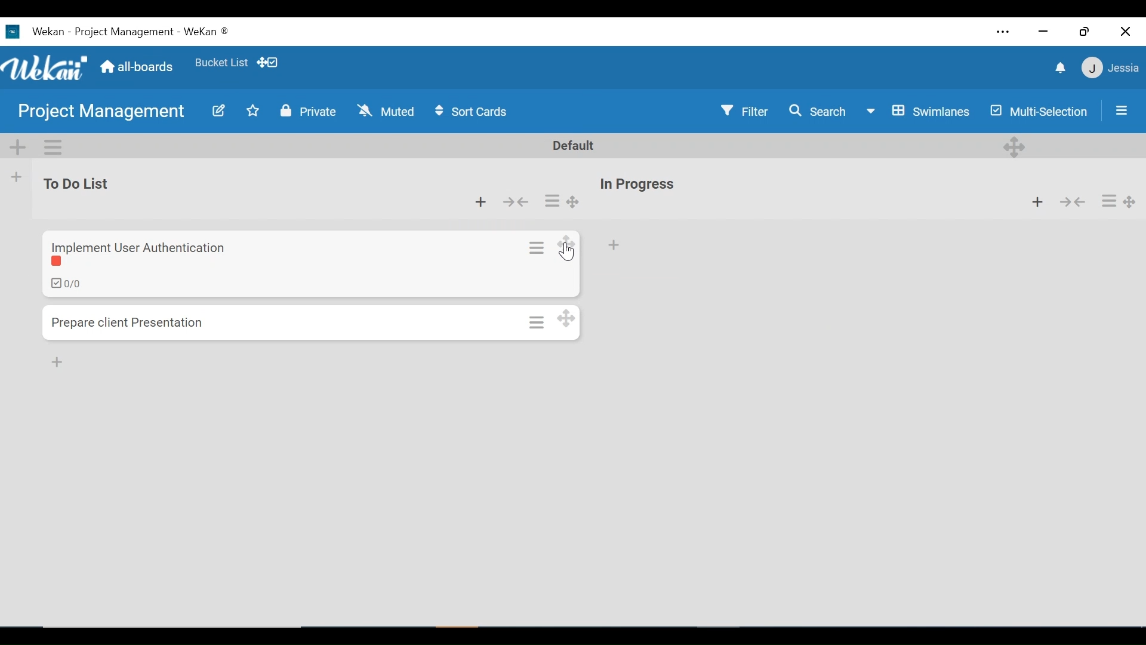 The width and height of the screenshot is (1146, 645). What do you see at coordinates (817, 111) in the screenshot?
I see `Search` at bounding box center [817, 111].